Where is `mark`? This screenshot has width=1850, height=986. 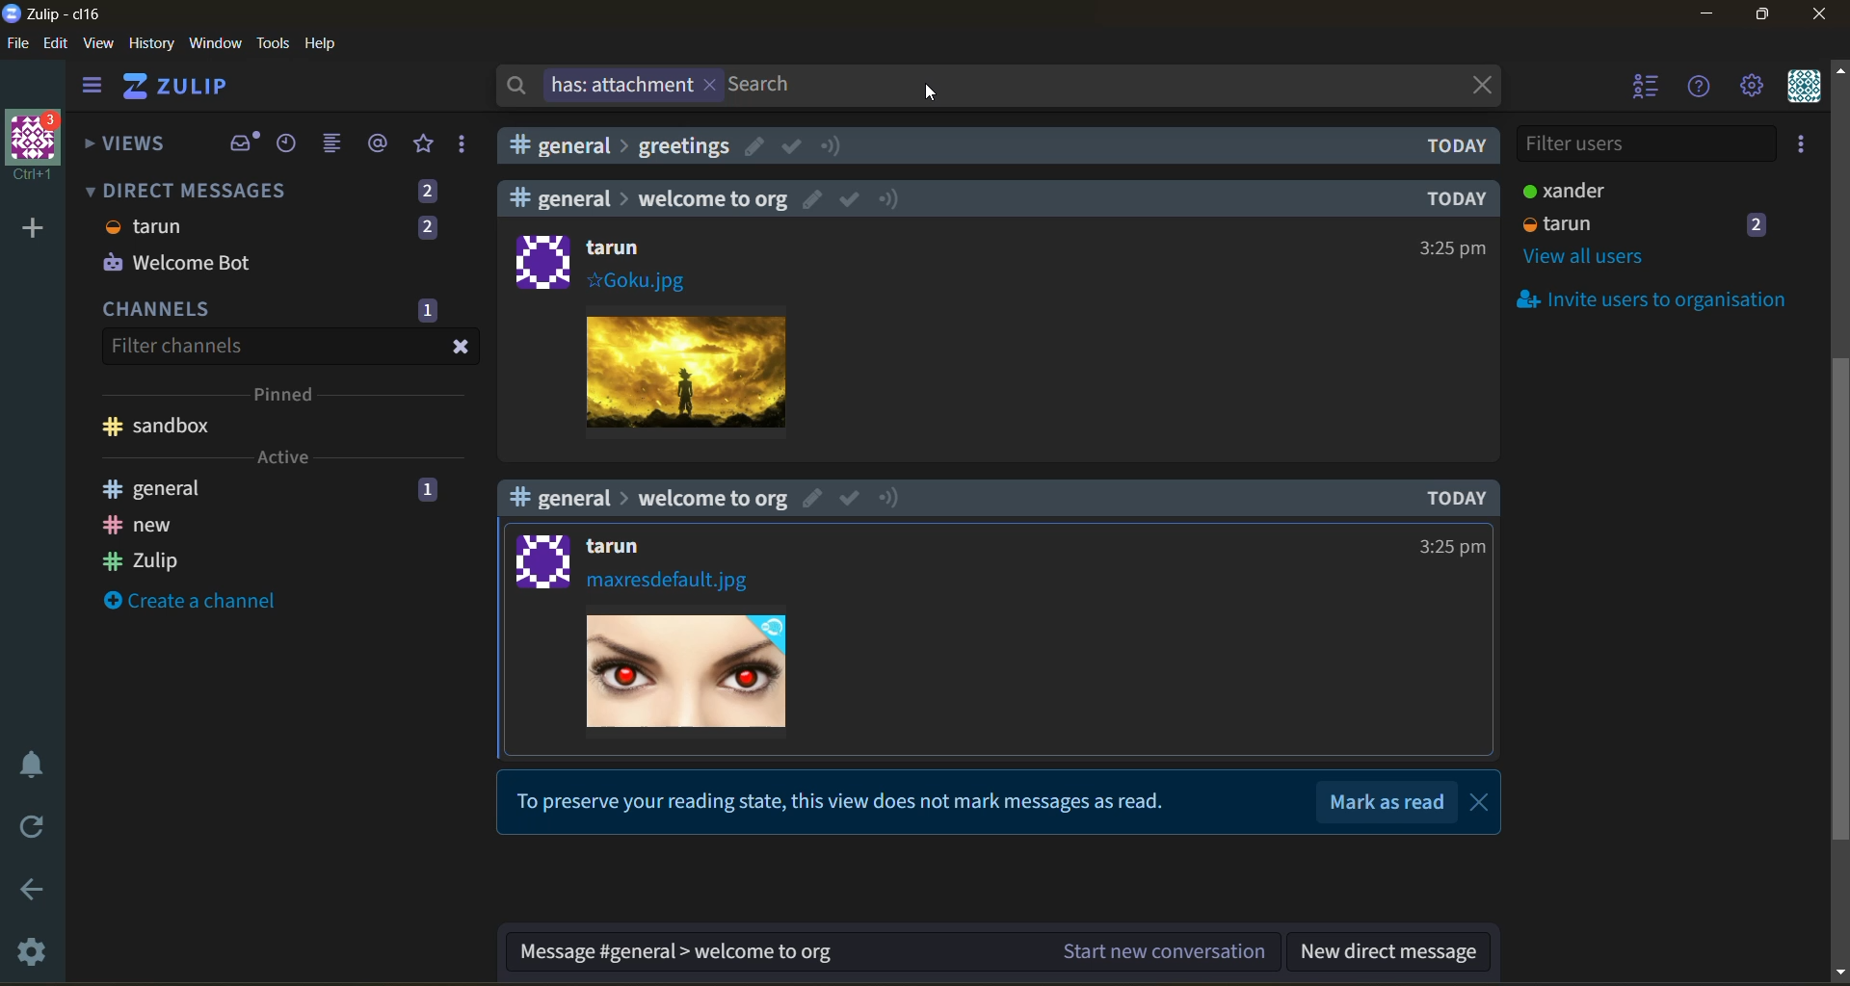 mark is located at coordinates (850, 496).